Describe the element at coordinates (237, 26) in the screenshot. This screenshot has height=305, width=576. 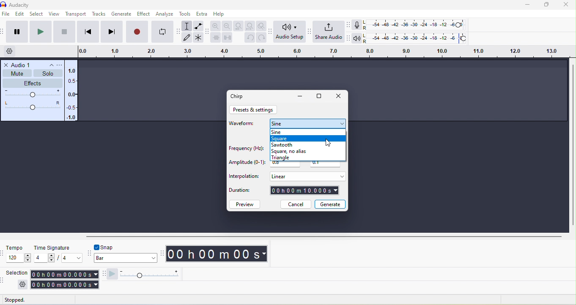
I see `fit selection to width` at that location.